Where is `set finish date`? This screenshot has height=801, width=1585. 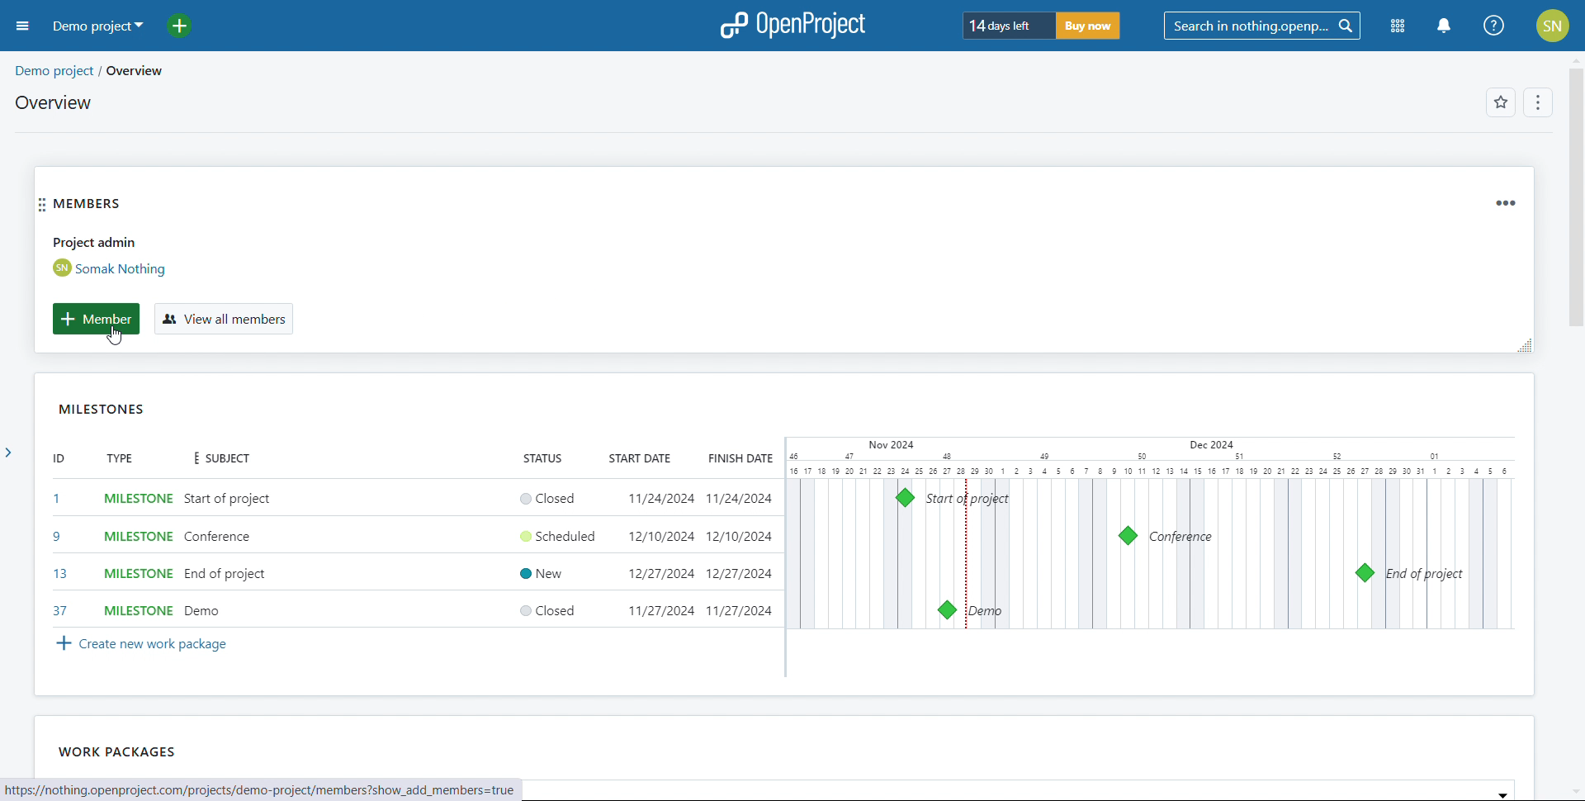
set finish date is located at coordinates (739, 499).